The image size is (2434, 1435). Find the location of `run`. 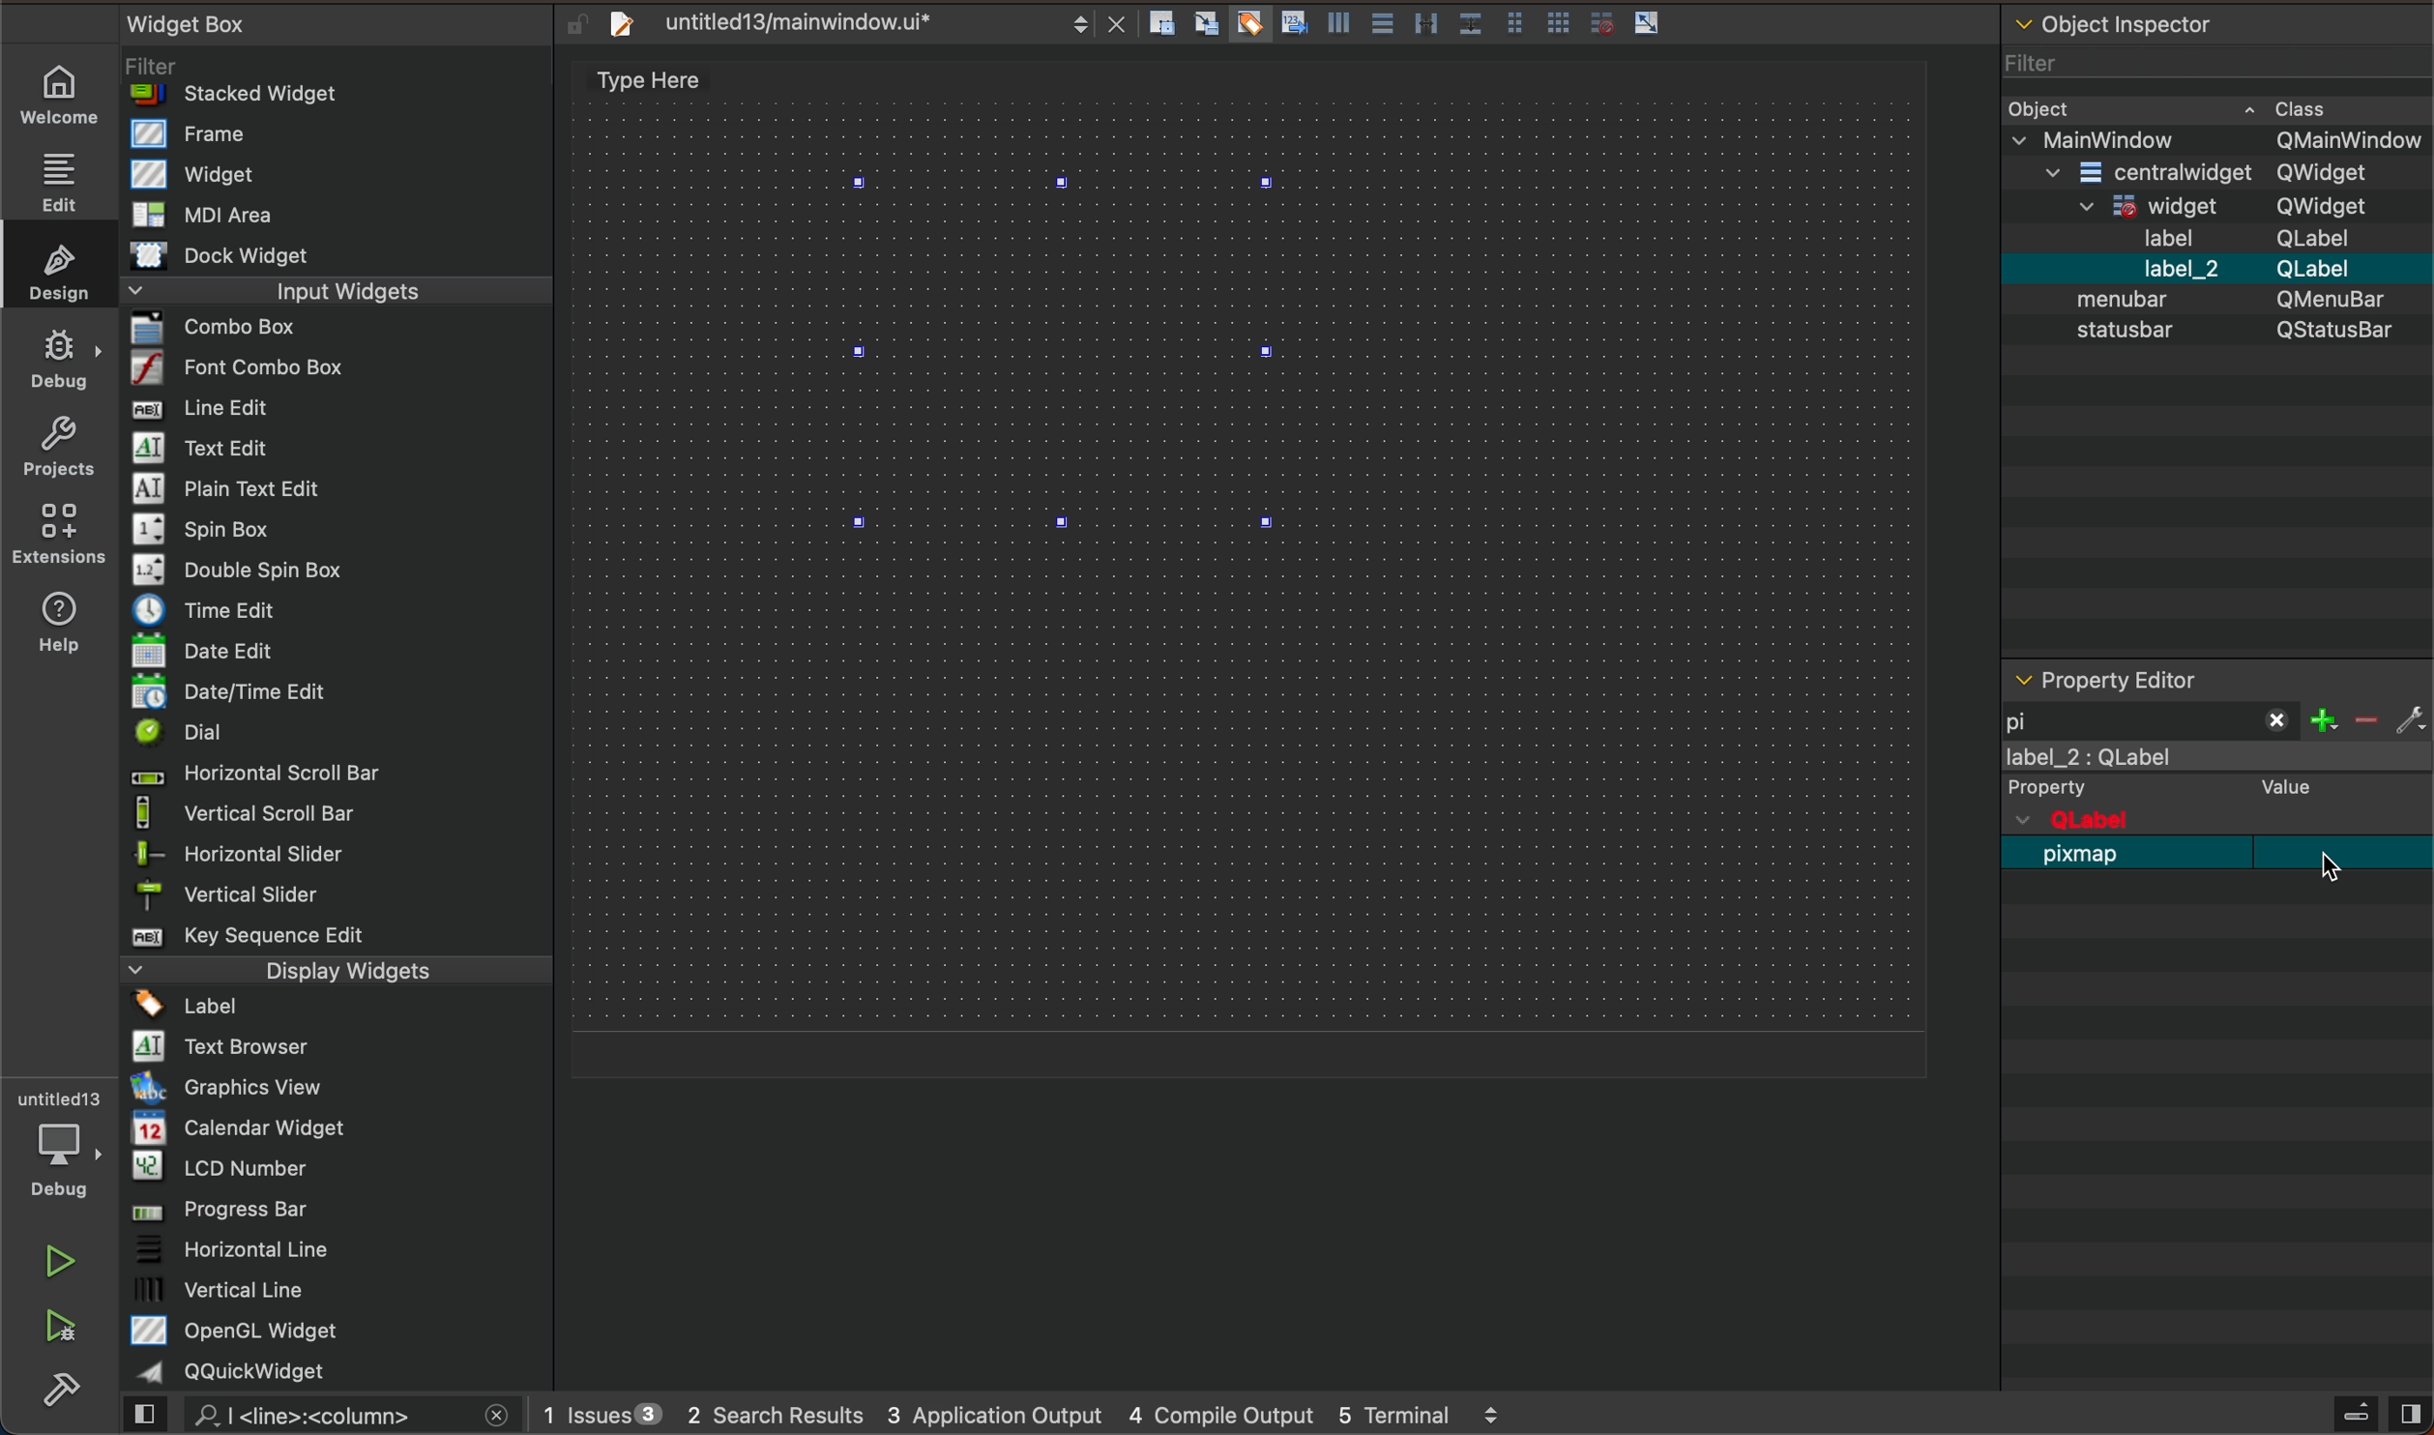

run is located at coordinates (58, 1258).